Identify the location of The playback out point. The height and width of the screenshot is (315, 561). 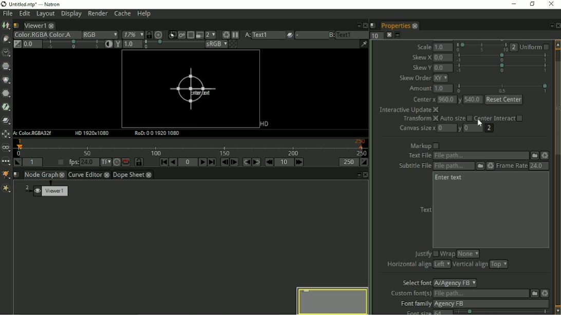
(348, 162).